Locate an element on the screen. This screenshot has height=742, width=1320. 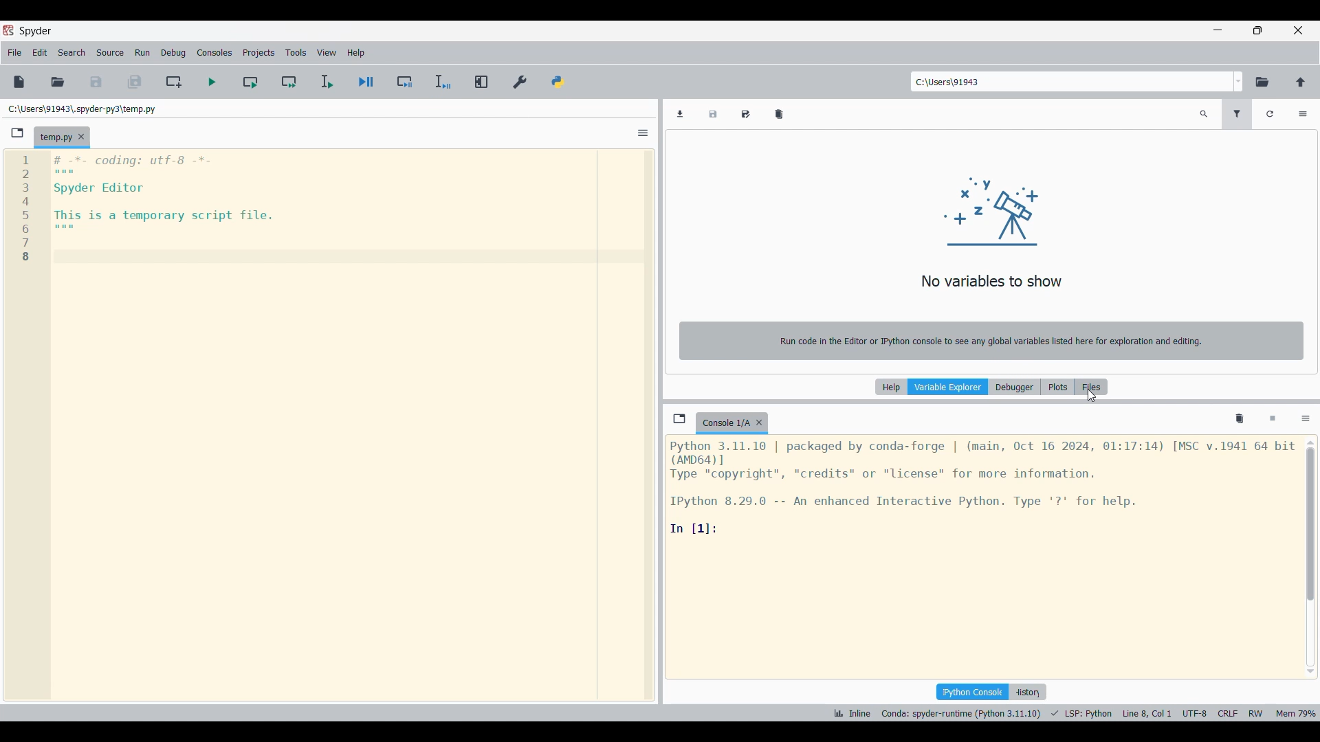
Filter variables is located at coordinates (1237, 114).